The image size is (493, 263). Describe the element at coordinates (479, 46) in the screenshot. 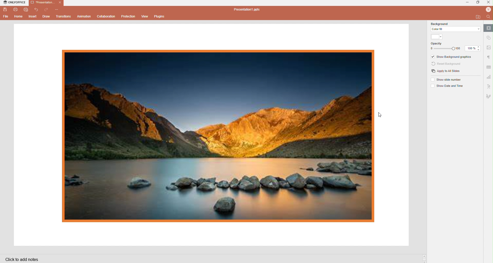

I see `Increase` at that location.